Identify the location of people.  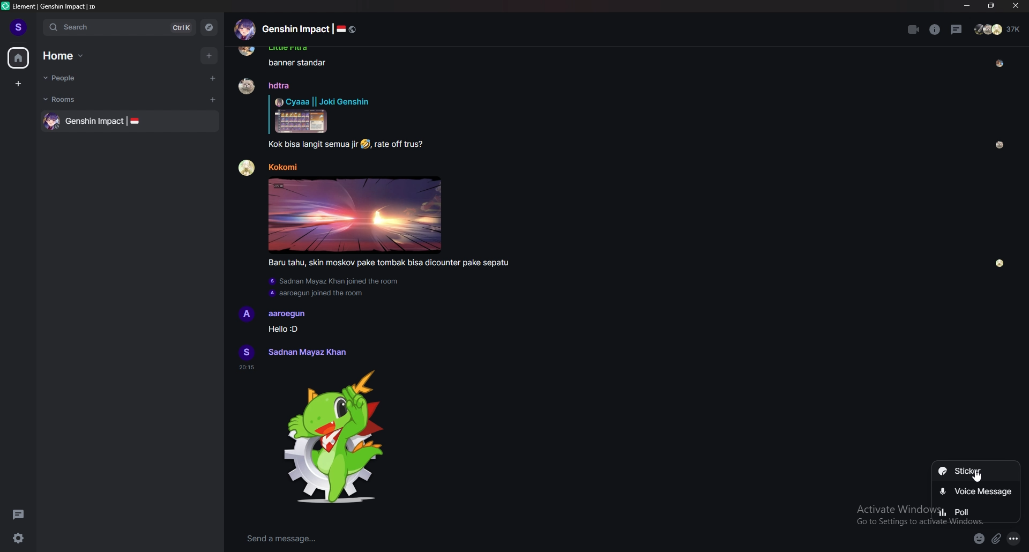
(76, 78).